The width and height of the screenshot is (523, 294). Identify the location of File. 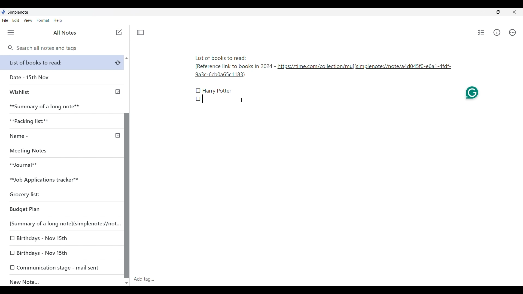
(5, 20).